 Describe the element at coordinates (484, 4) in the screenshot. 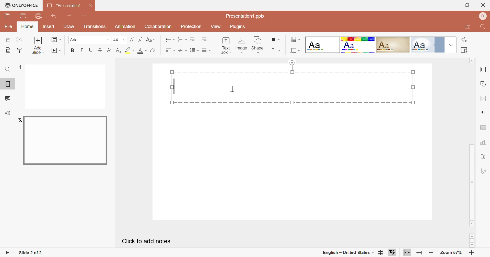

I see `Close` at that location.